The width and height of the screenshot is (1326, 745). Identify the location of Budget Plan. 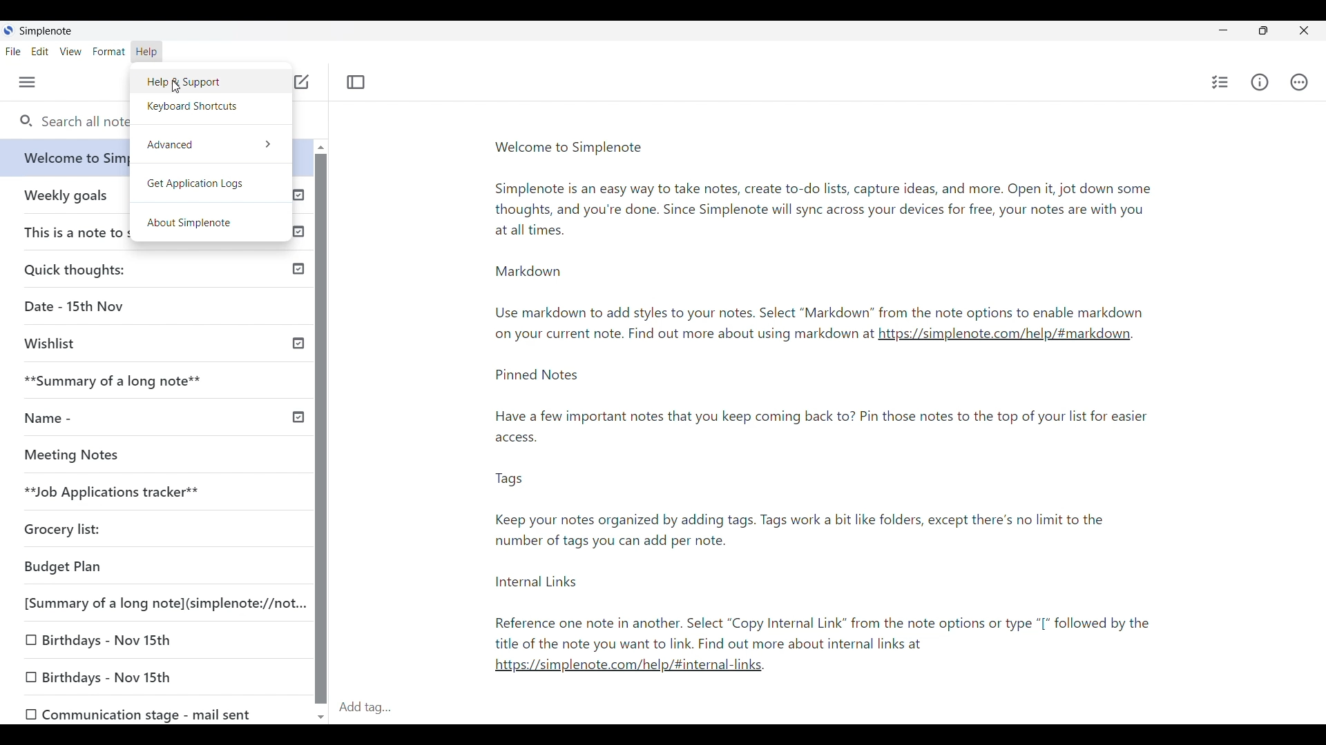
(78, 567).